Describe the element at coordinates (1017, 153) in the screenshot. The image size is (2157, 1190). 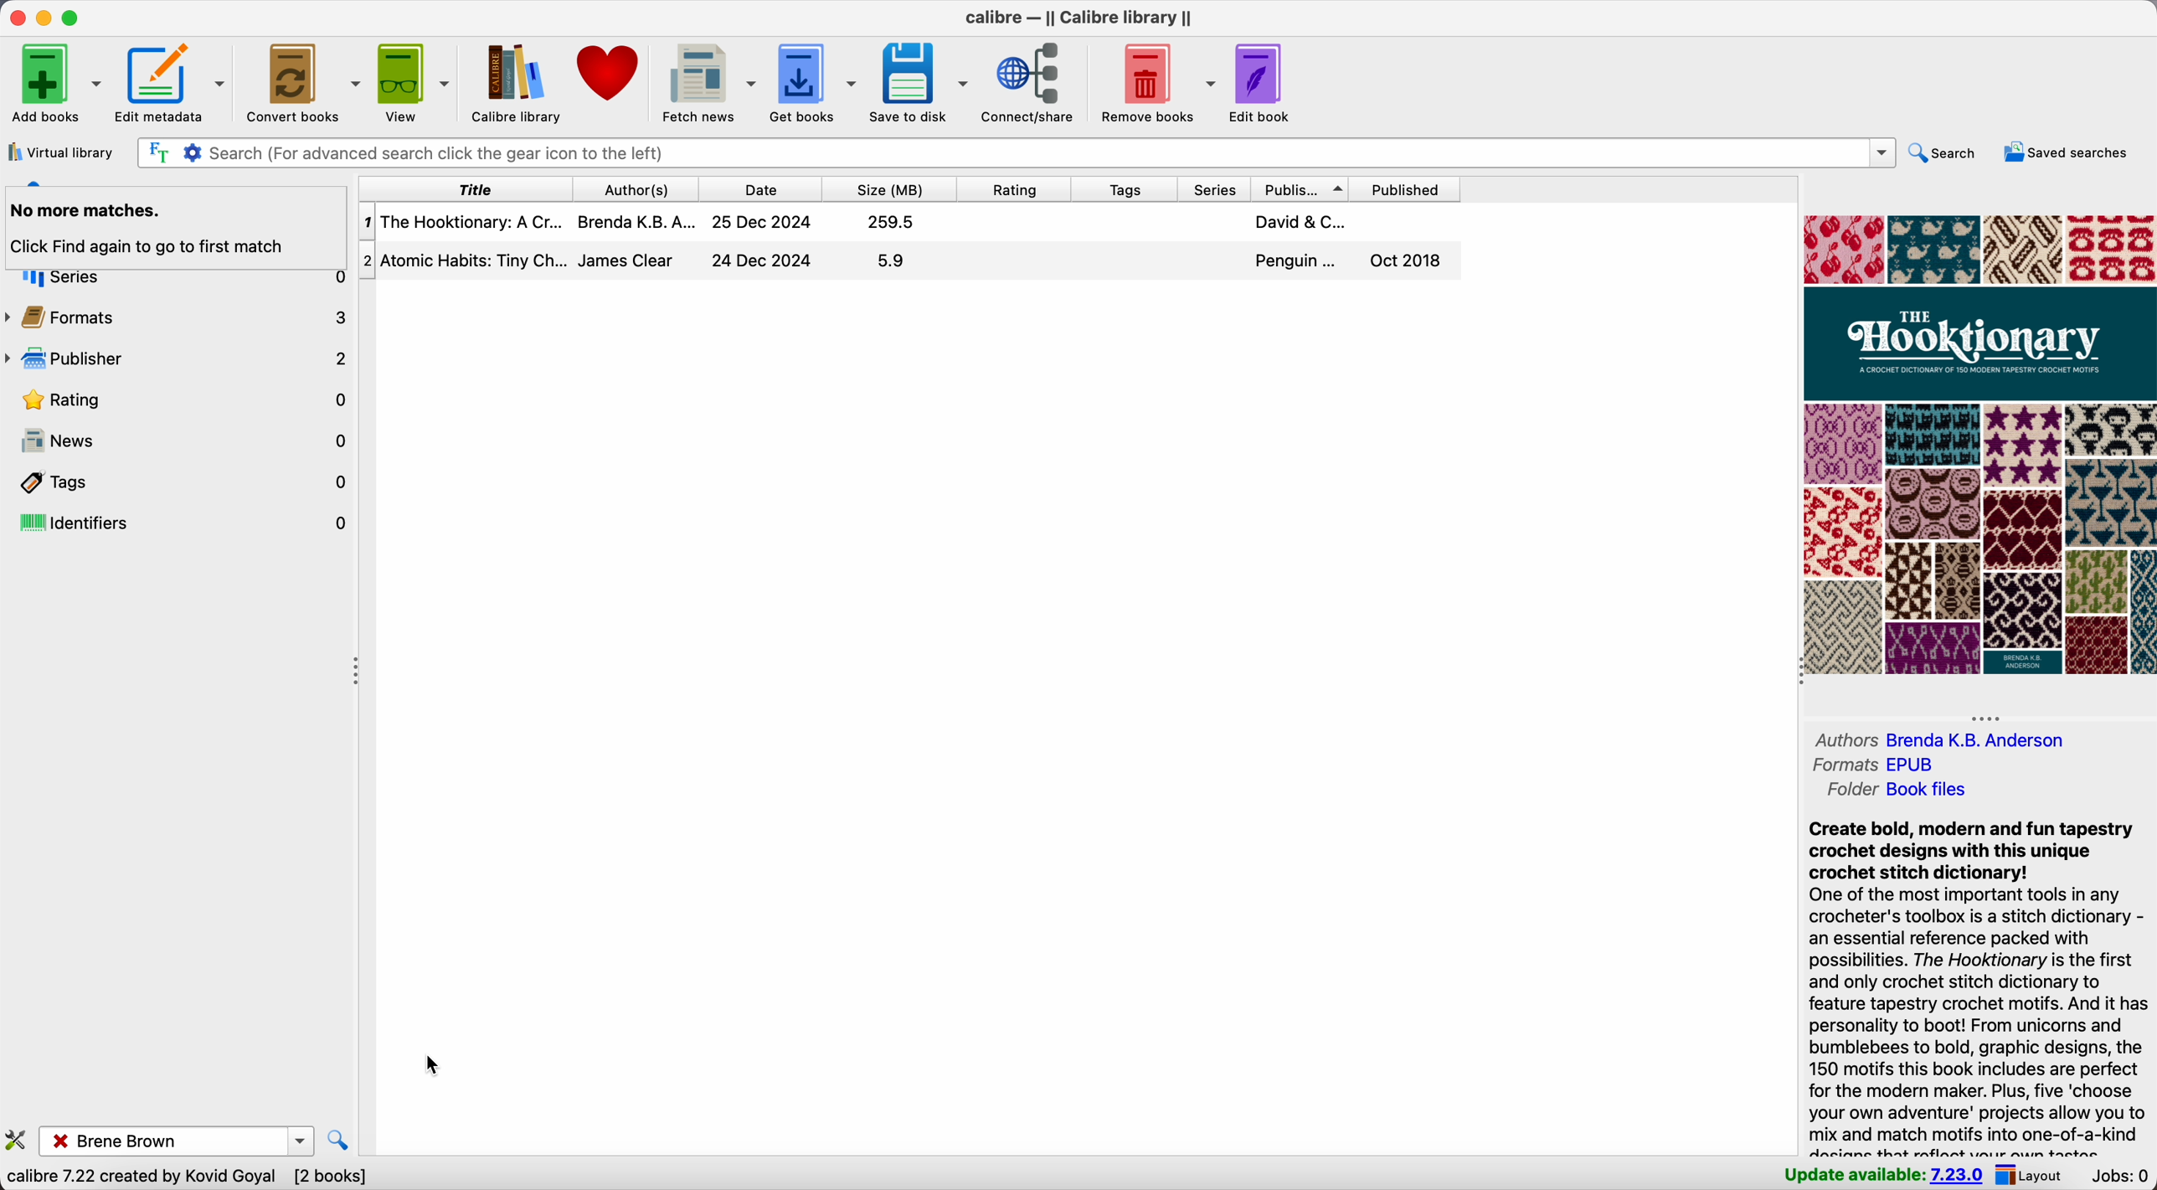
I see `search bar` at that location.